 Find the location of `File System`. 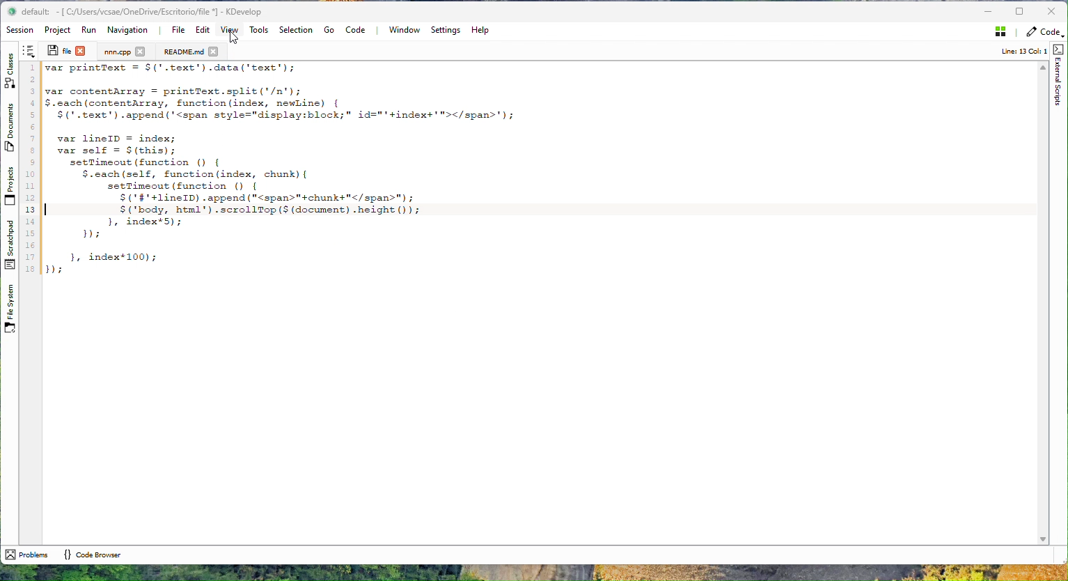

File System is located at coordinates (8, 312).